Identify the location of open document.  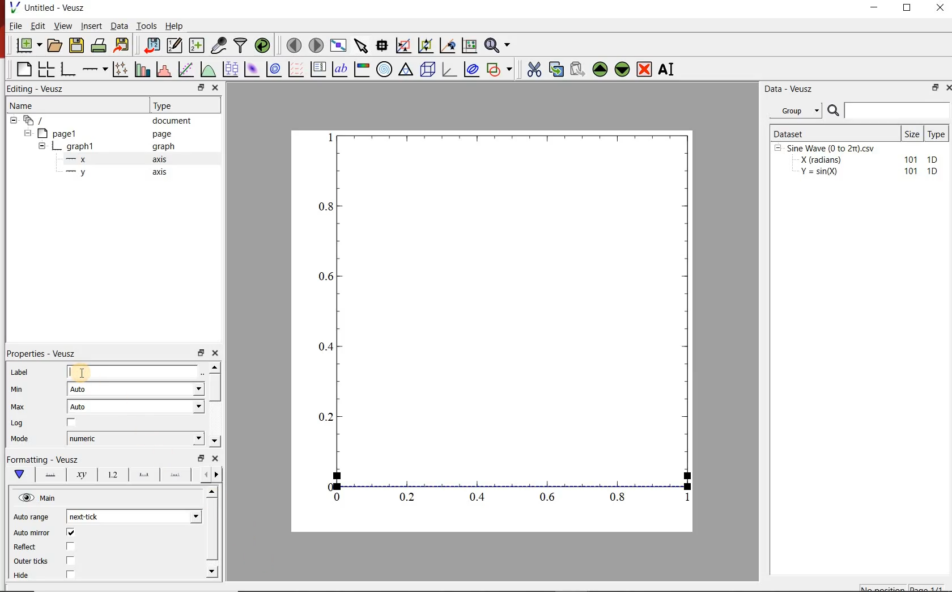
(55, 45).